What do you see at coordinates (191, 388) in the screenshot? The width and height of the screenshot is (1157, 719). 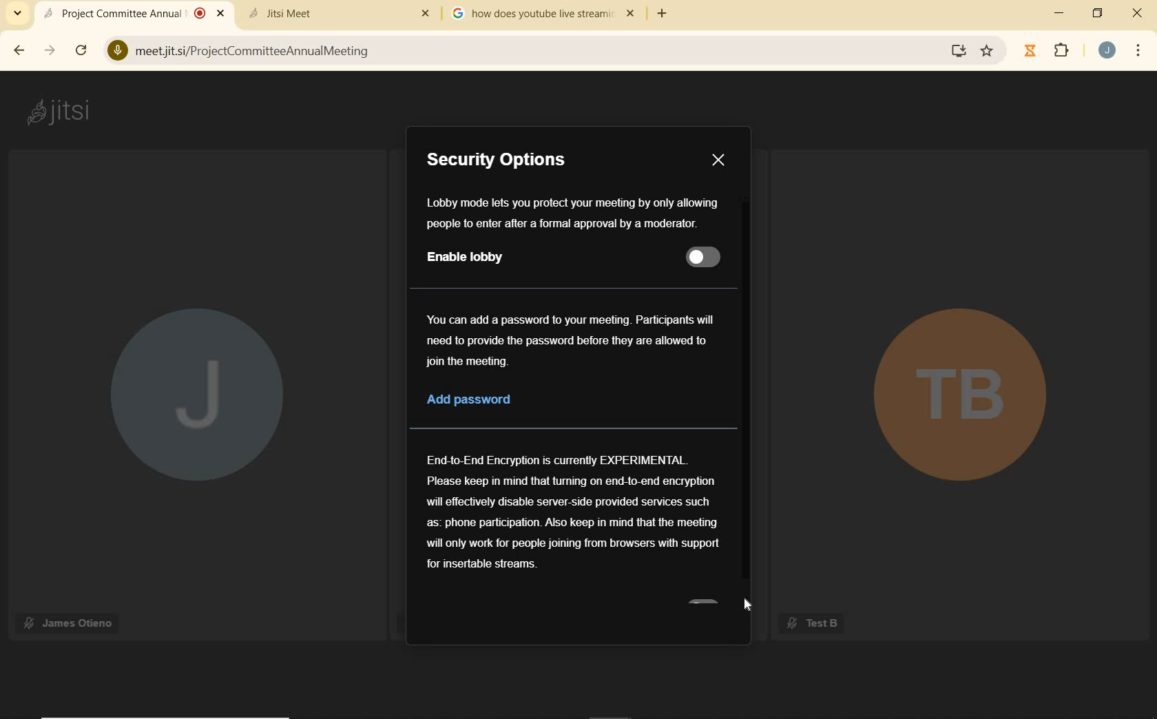 I see `J` at bounding box center [191, 388].